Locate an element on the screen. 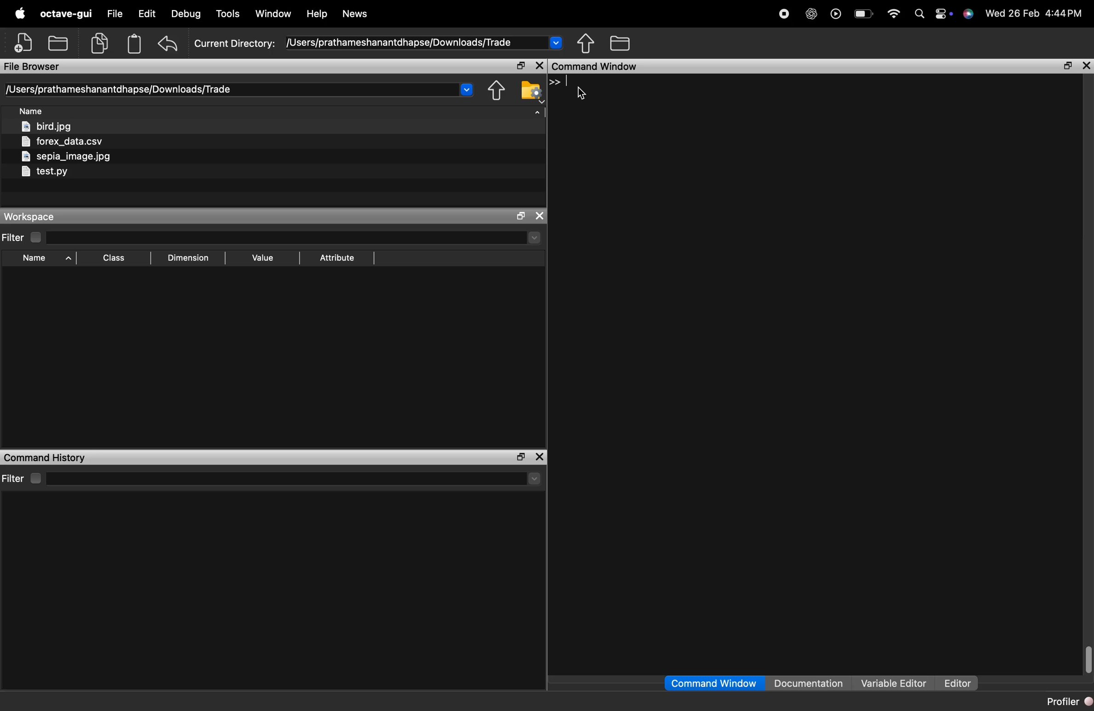 This screenshot has width=1094, height=711. sepia_image.jpg is located at coordinates (67, 157).